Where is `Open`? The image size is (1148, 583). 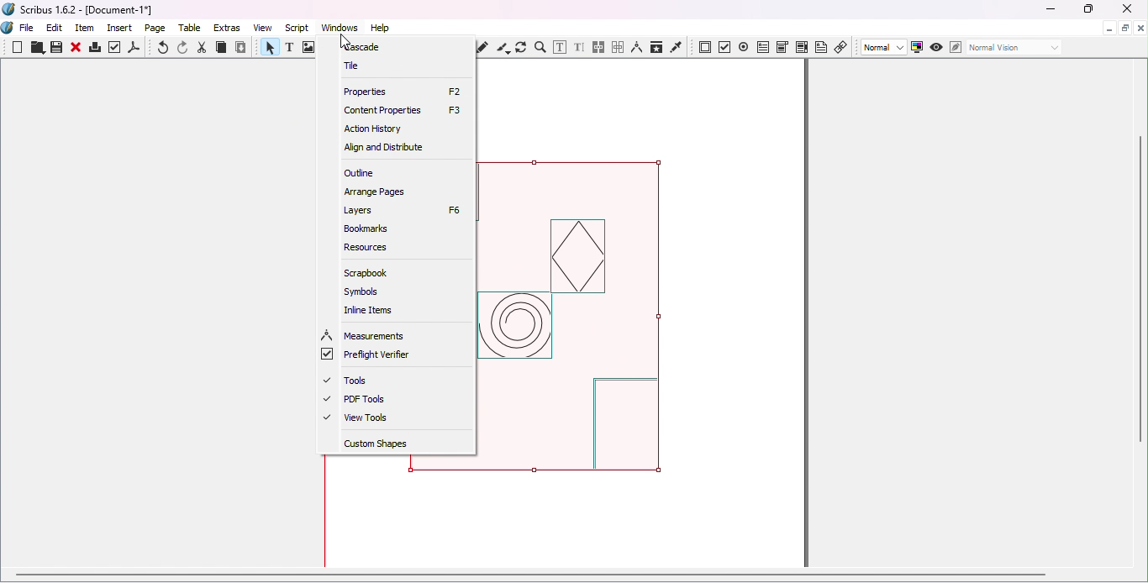
Open is located at coordinates (35, 49).